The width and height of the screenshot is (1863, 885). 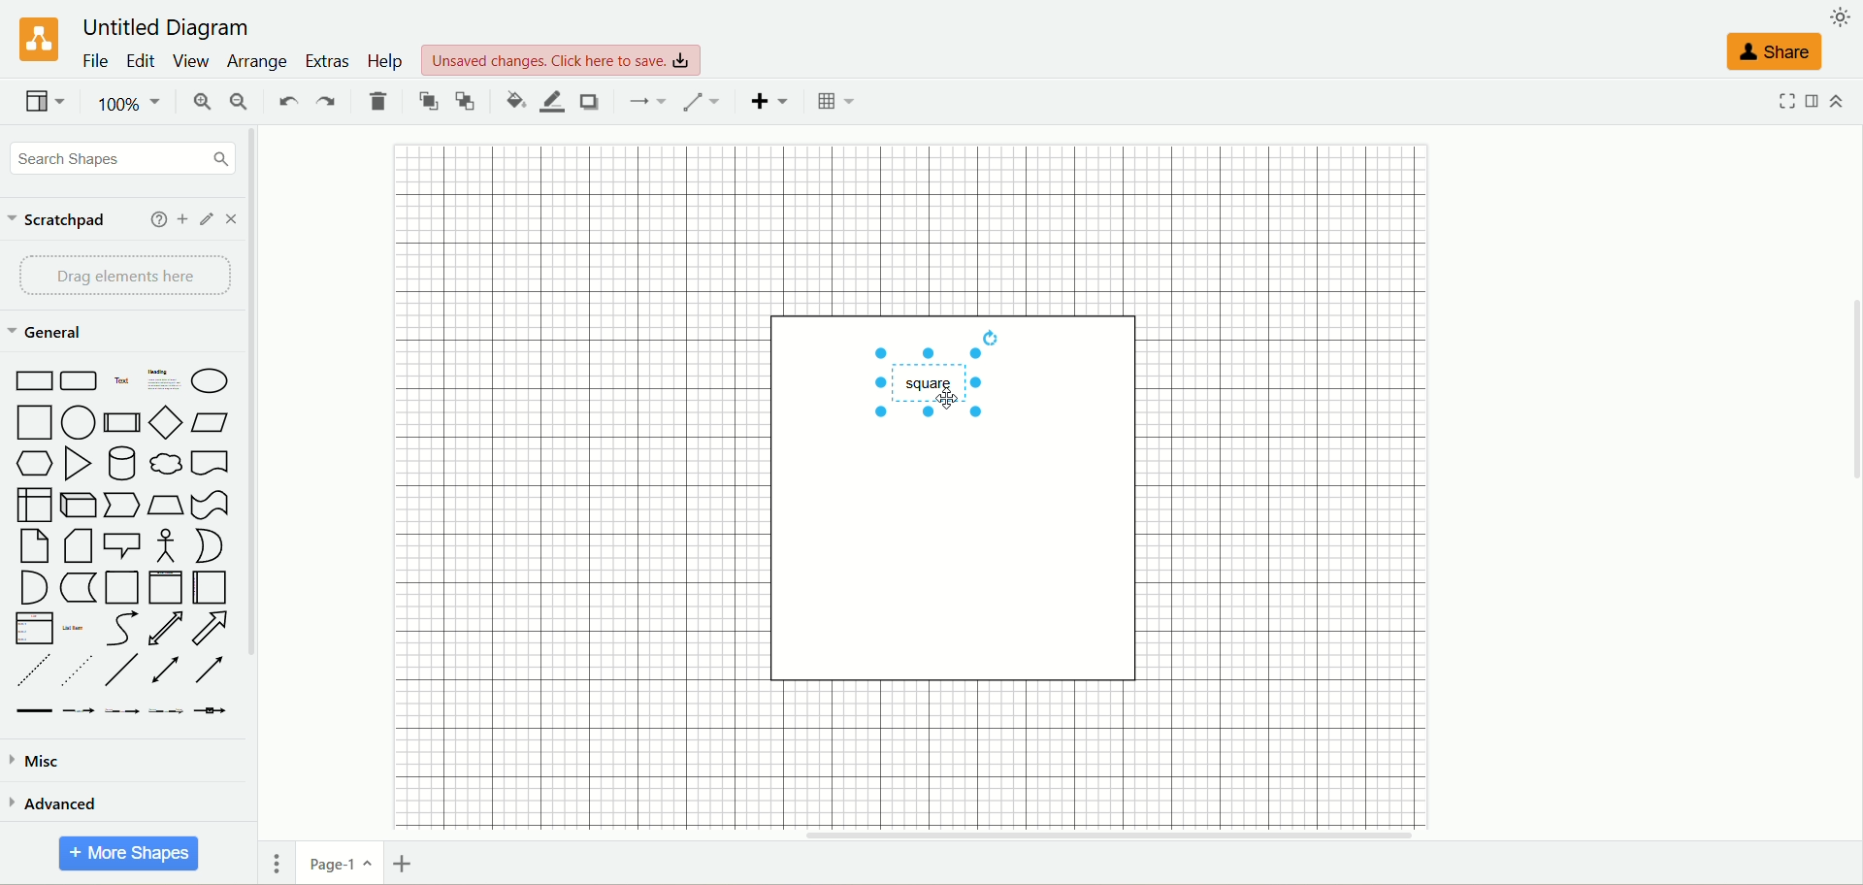 I want to click on insert page, so click(x=406, y=862).